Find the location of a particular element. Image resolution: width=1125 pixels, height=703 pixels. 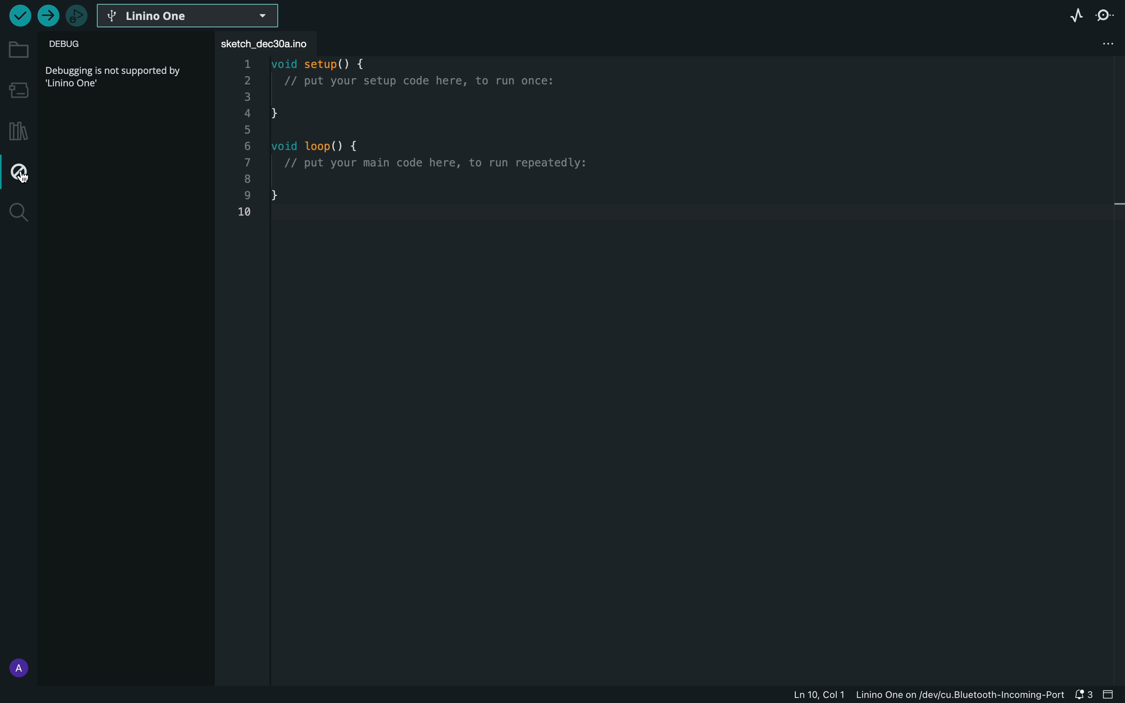

verify is located at coordinates (17, 15).